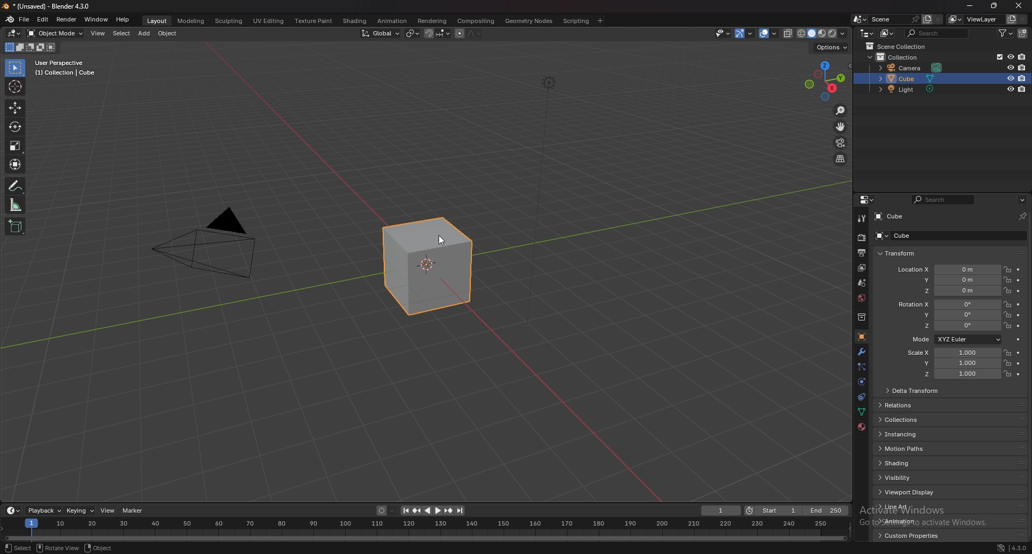 Image resolution: width=1032 pixels, height=554 pixels. Describe the element at coordinates (169, 33) in the screenshot. I see `object` at that location.